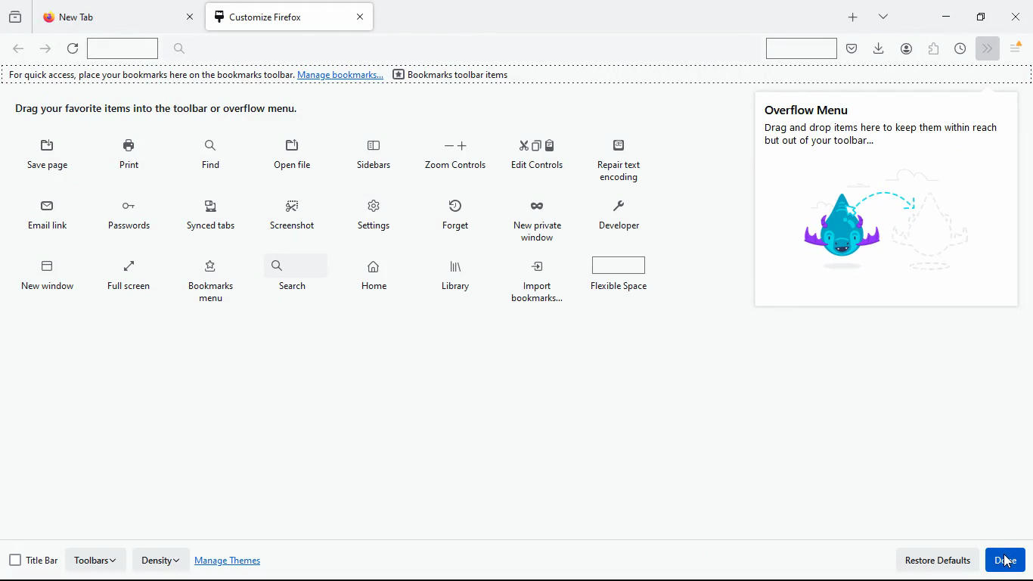 The height and width of the screenshot is (581, 1033). Describe the element at coordinates (537, 219) in the screenshot. I see `forget` at that location.